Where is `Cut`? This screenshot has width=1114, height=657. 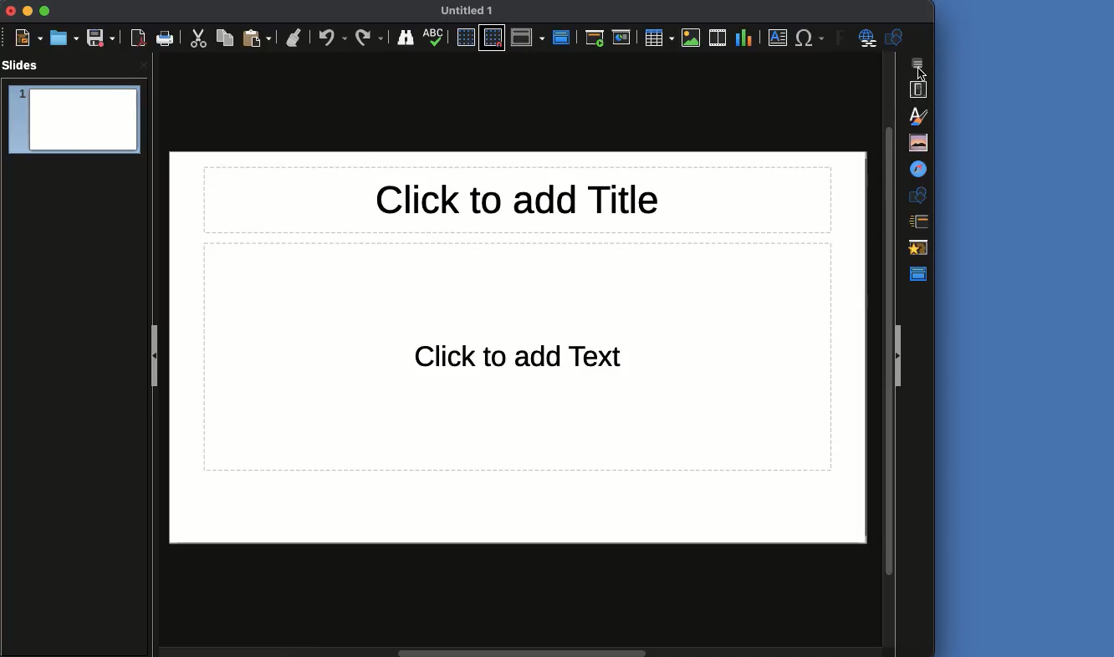 Cut is located at coordinates (197, 38).